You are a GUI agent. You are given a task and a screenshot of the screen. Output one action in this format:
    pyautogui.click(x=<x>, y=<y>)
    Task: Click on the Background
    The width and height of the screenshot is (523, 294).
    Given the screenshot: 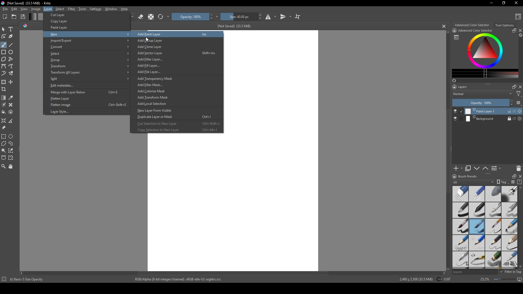 What is the action you would take?
    pyautogui.click(x=494, y=119)
    